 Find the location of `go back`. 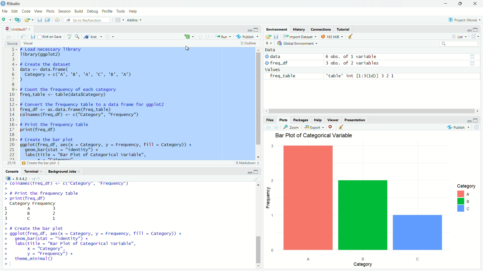

go back is located at coordinates (8, 37).